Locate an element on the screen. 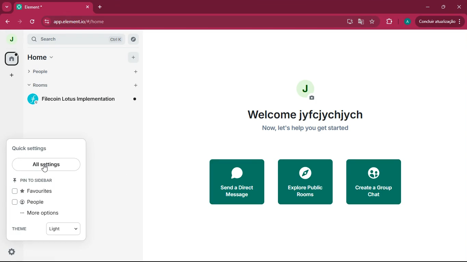 This screenshot has width=467, height=262. explore public rooms is located at coordinates (305, 181).